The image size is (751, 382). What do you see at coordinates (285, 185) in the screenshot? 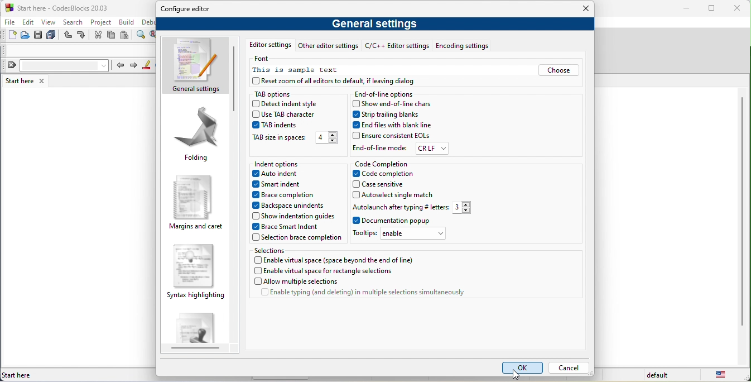
I see `smart indent` at bounding box center [285, 185].